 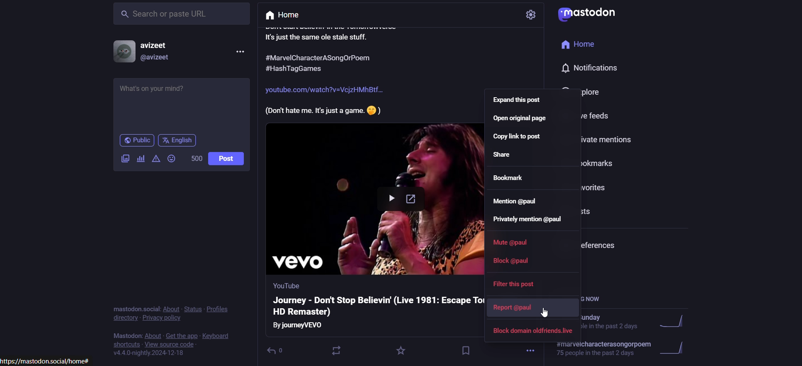 I want to click on about, so click(x=169, y=310).